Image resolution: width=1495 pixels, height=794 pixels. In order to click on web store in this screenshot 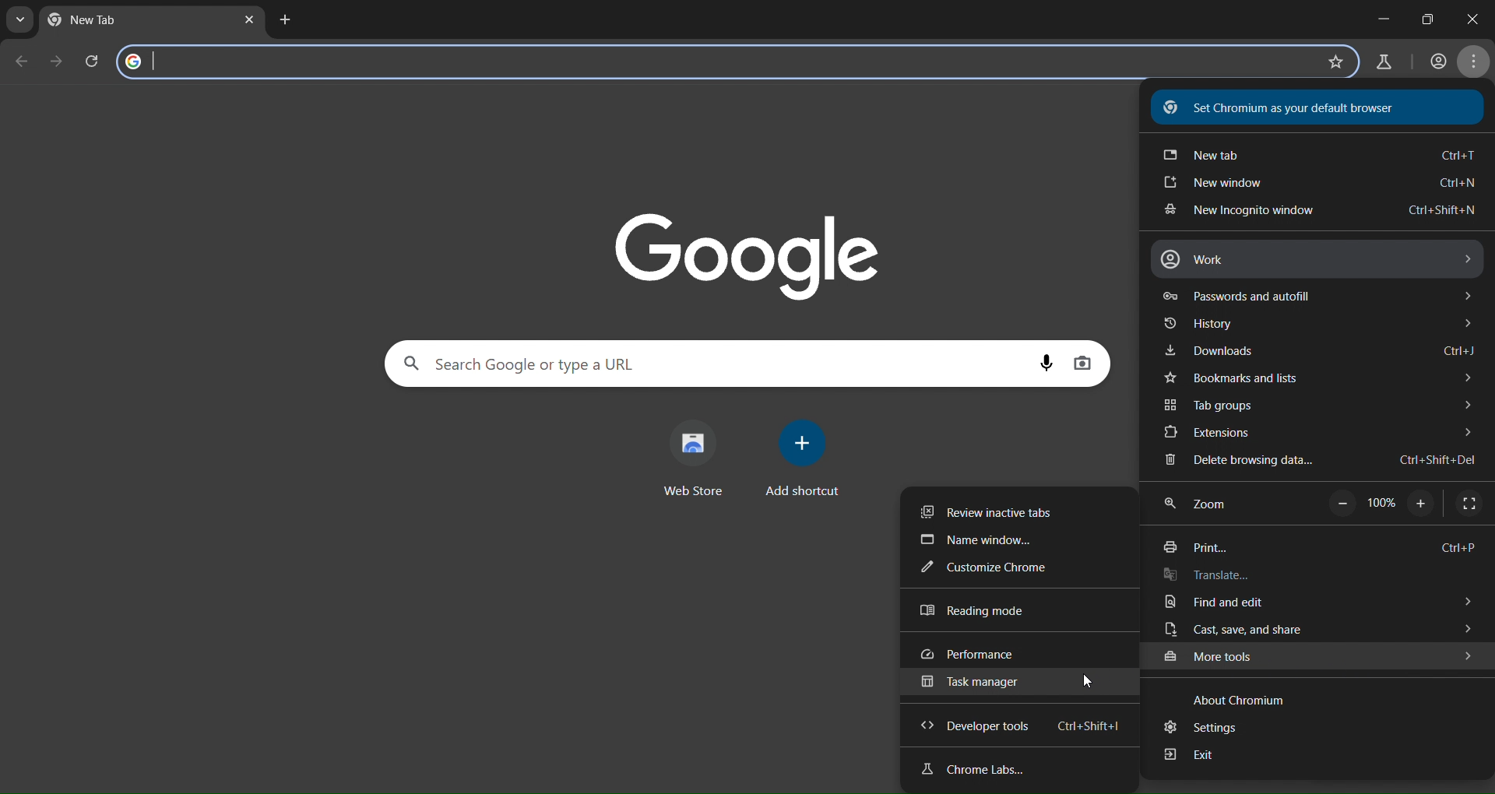, I will do `click(699, 457)`.